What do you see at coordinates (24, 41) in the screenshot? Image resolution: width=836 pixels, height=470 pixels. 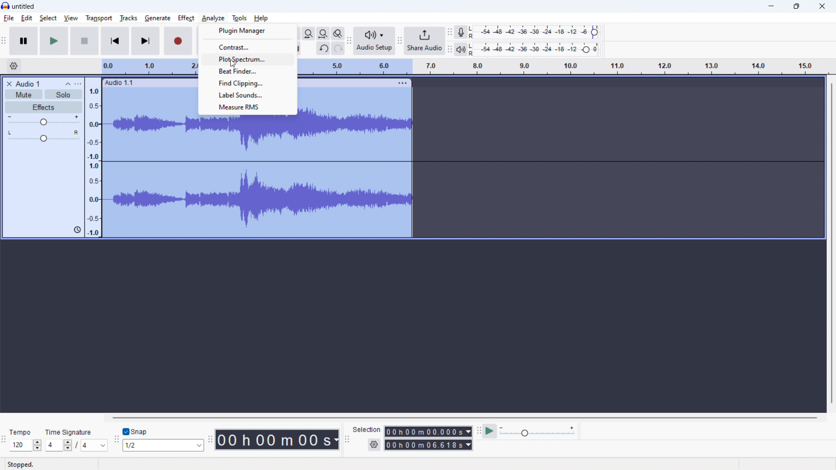 I see `pause` at bounding box center [24, 41].